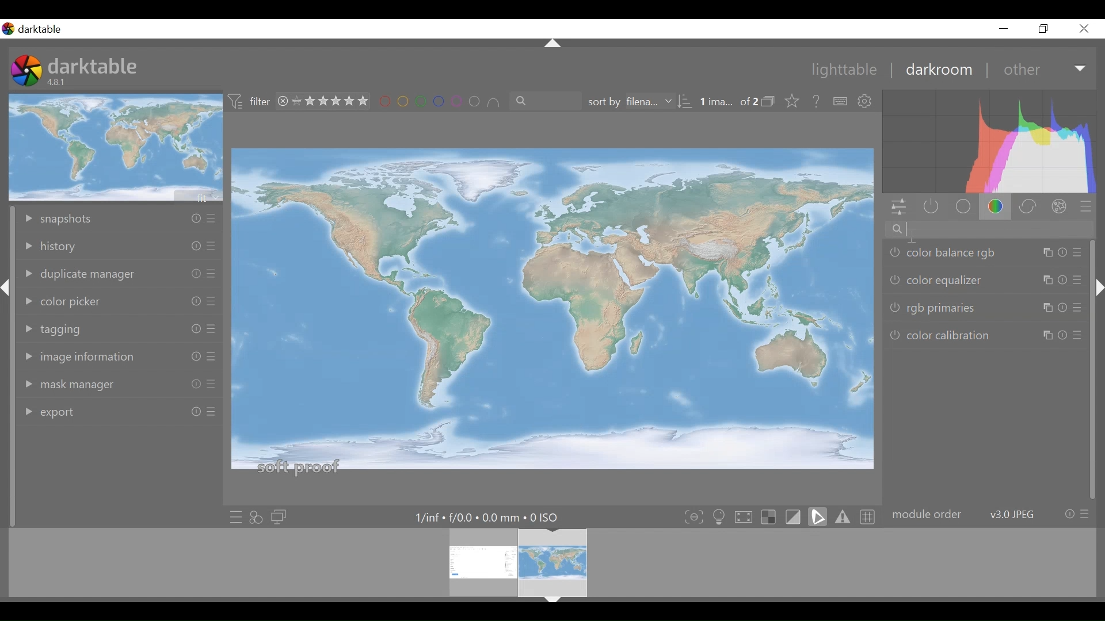 The height and width of the screenshot is (621, 1105). Describe the element at coordinates (695, 516) in the screenshot. I see `toggle focus peaking mode` at that location.